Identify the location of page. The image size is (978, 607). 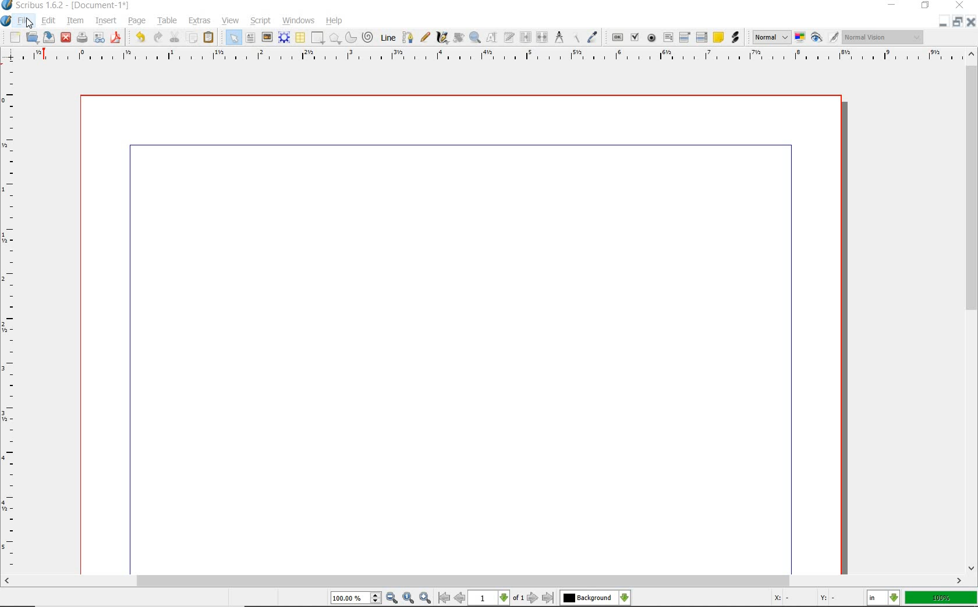
(138, 22).